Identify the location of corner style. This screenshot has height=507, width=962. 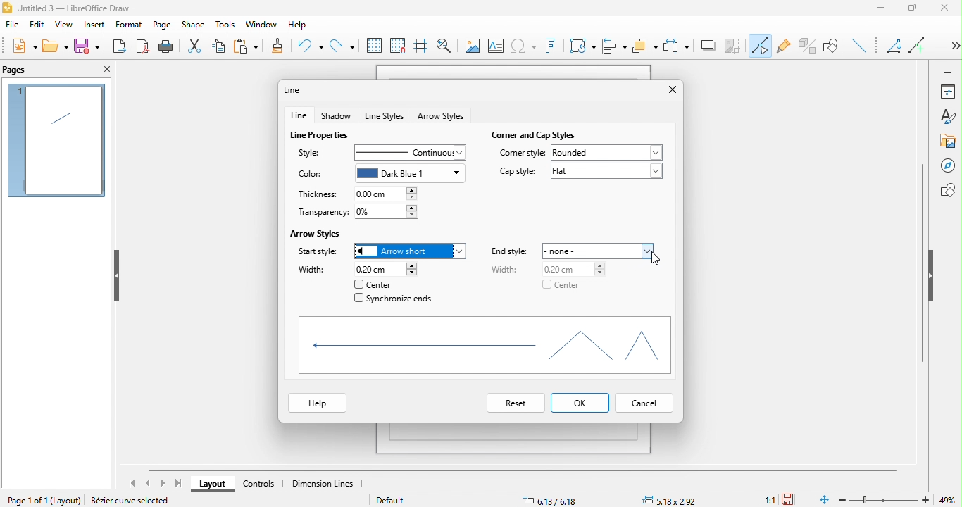
(523, 154).